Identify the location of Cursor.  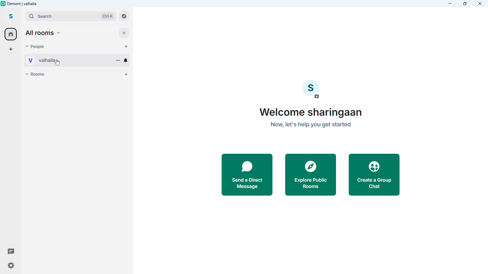
(57, 63).